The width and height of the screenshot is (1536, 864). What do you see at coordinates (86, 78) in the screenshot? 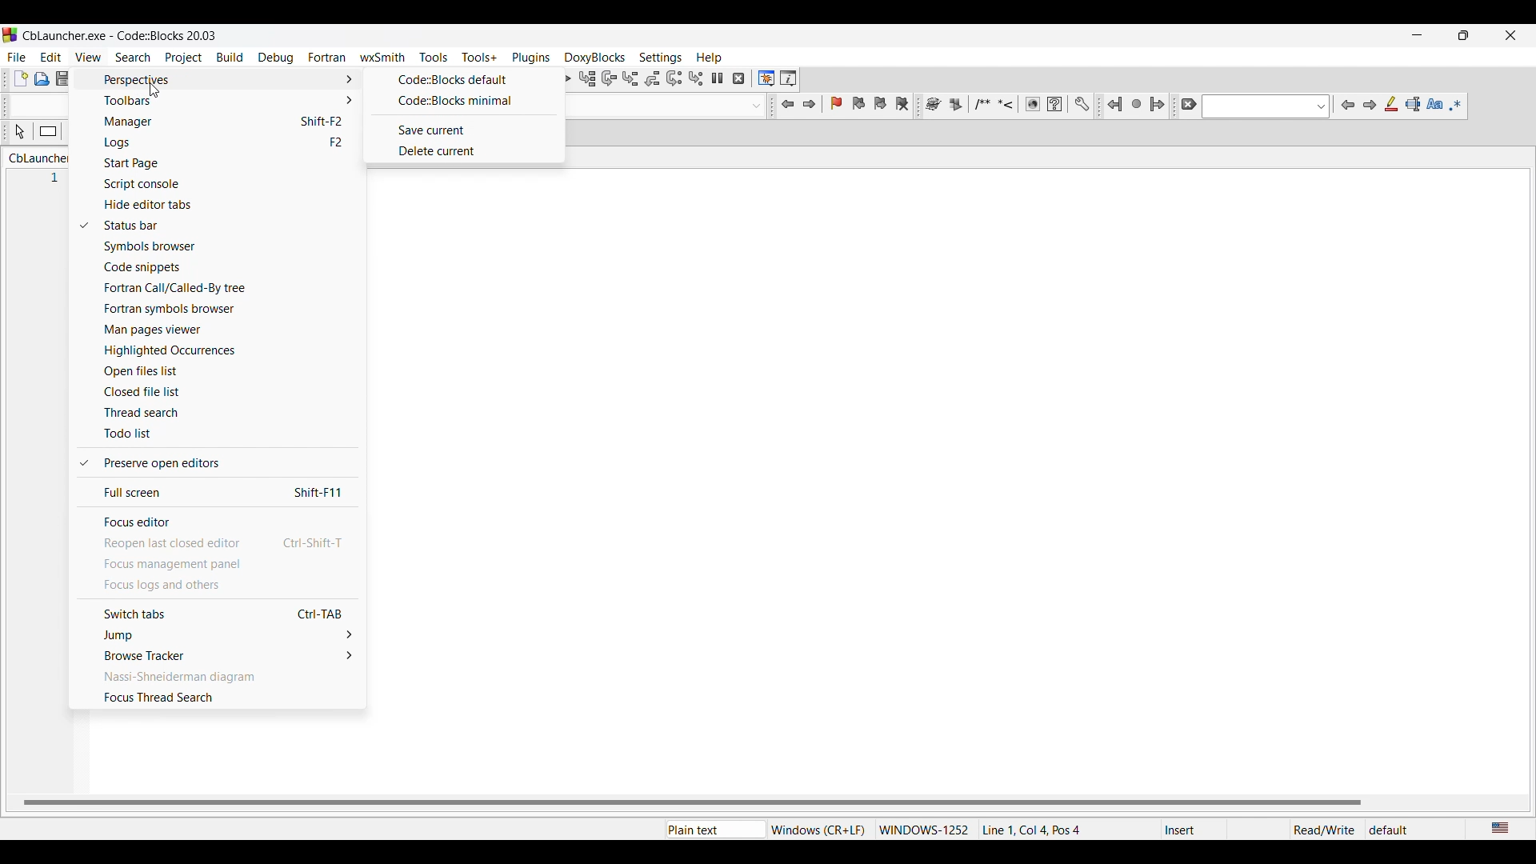
I see `Save everything` at bounding box center [86, 78].